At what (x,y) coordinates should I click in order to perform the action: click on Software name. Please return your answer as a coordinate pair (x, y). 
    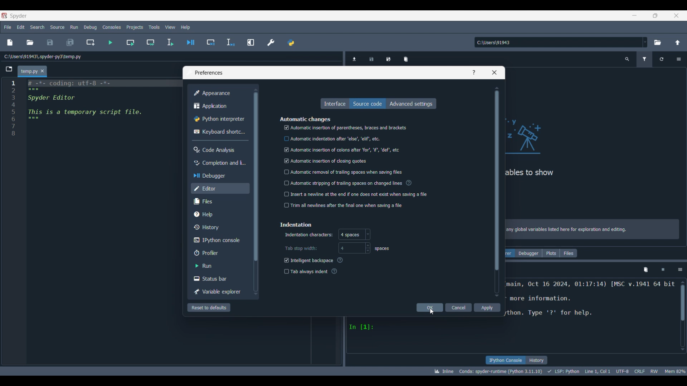
    Looking at the image, I should click on (19, 16).